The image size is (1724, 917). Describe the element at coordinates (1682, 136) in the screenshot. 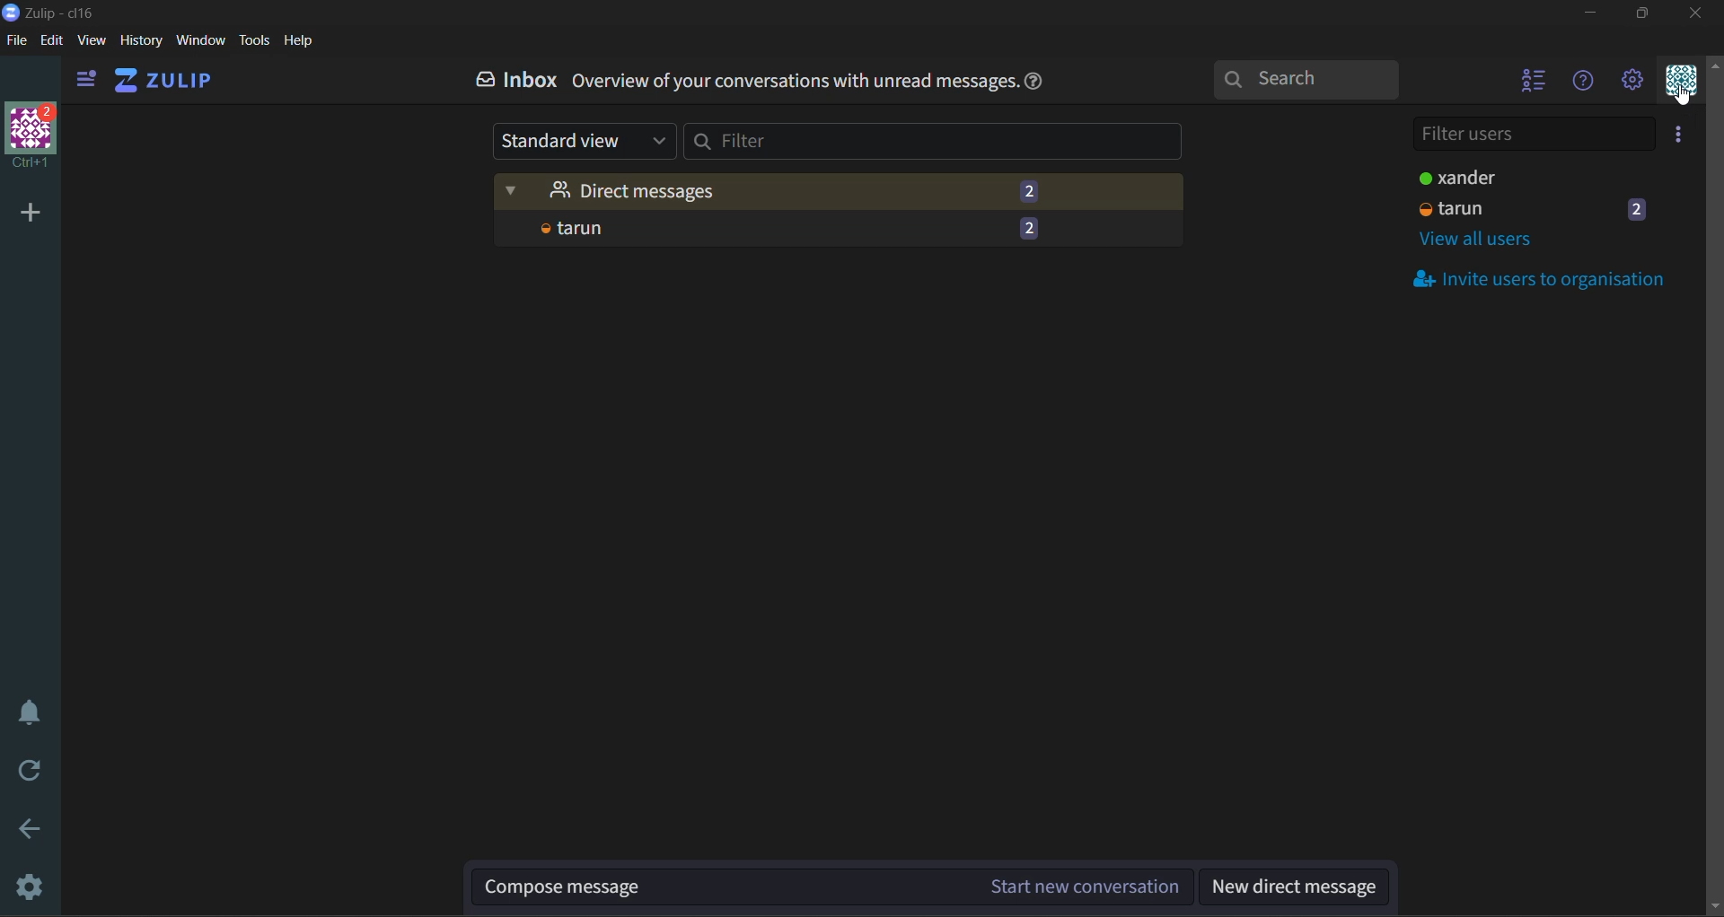

I see `invite users to organisation` at that location.